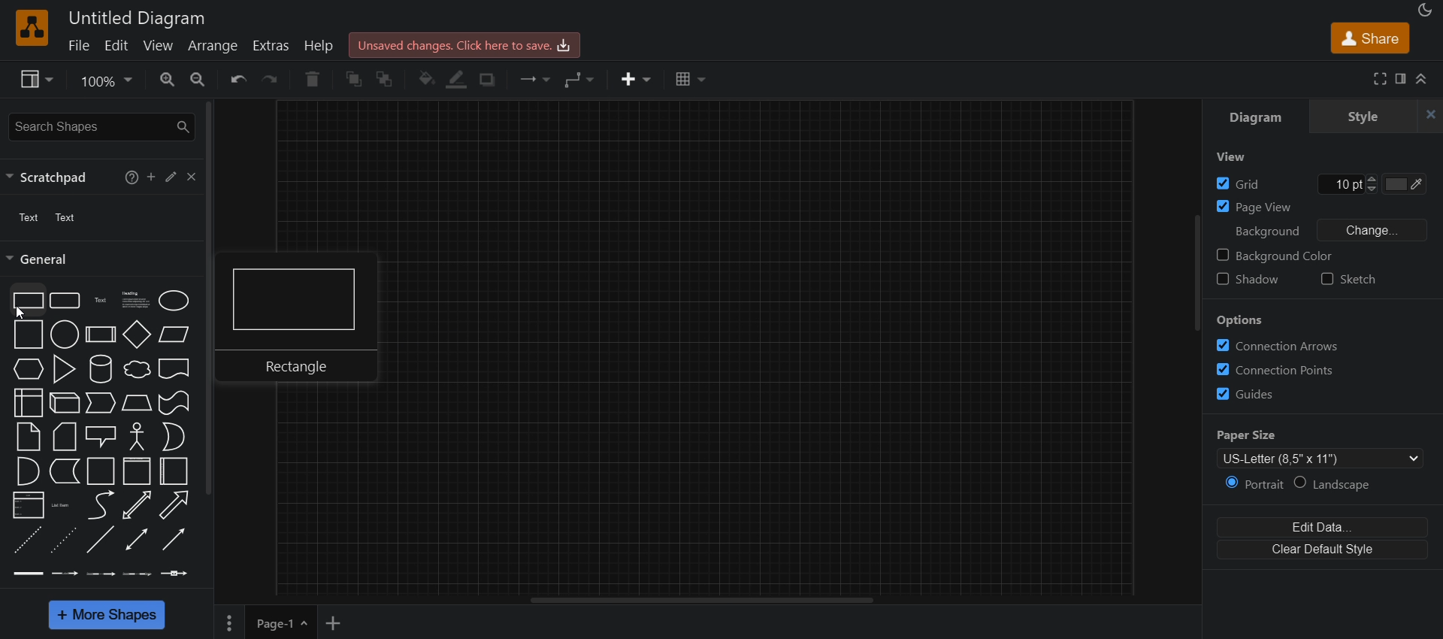 The width and height of the screenshot is (1443, 639). I want to click on callout, so click(101, 437).